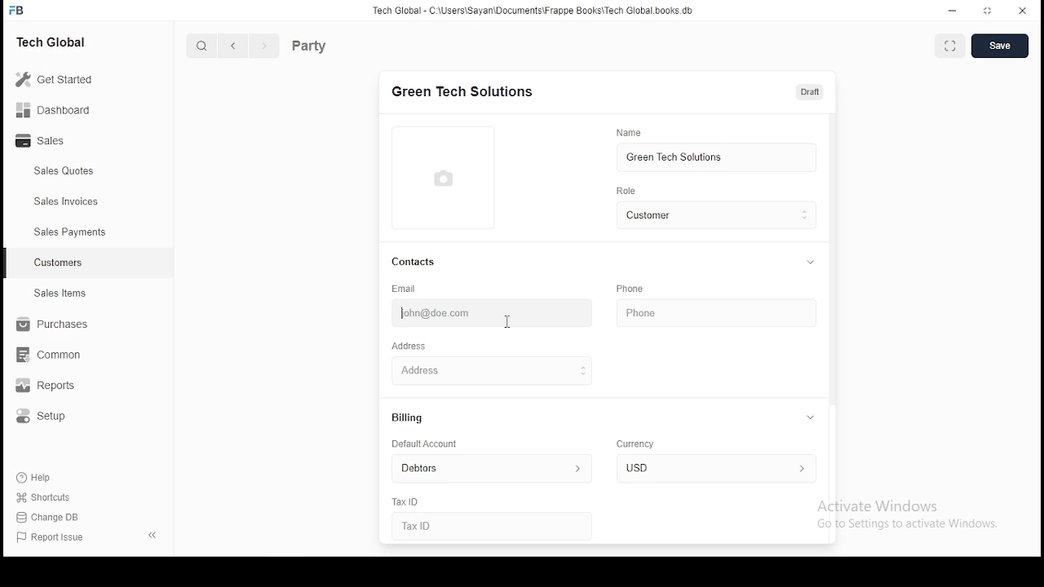 Image resolution: width=1044 pixels, height=587 pixels. What do you see at coordinates (55, 41) in the screenshot?
I see `tech global` at bounding box center [55, 41].